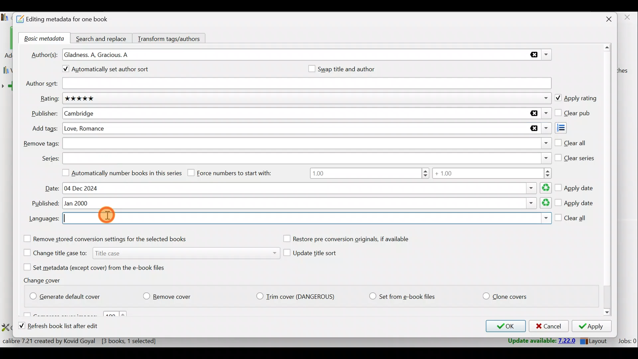 The width and height of the screenshot is (638, 359). Describe the element at coordinates (119, 172) in the screenshot. I see `Automatically number books in this series` at that location.